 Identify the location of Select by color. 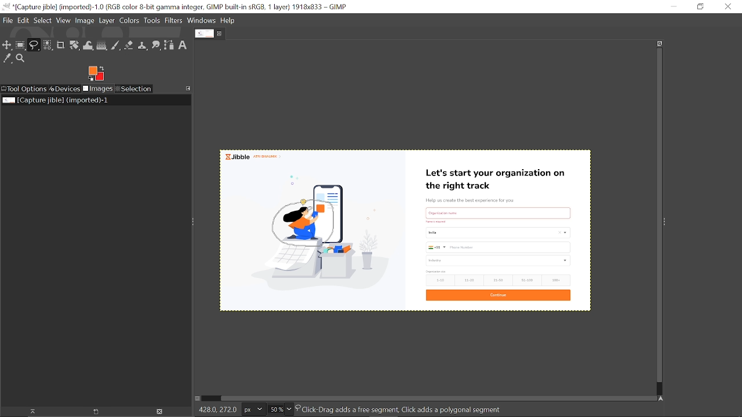
(48, 46).